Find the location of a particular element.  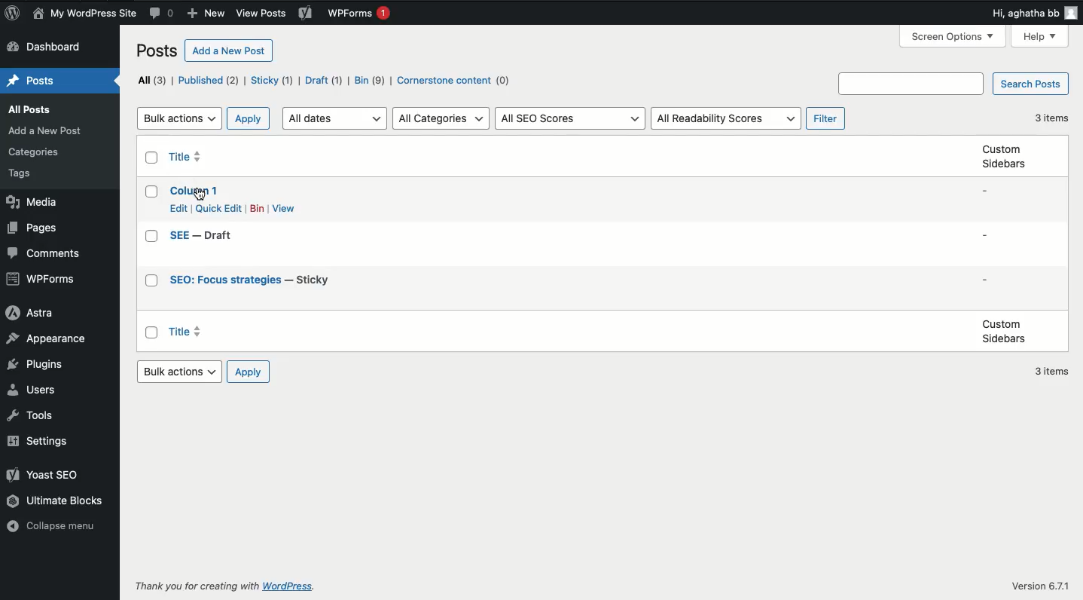

Cornerstone content is located at coordinates (456, 81).